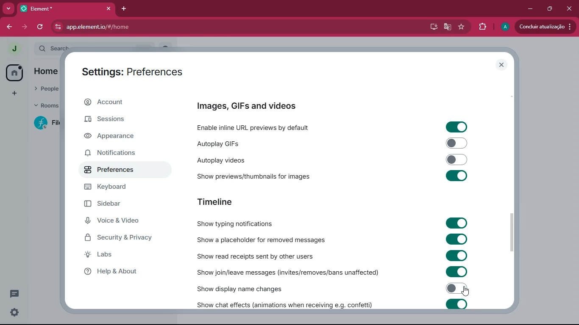 This screenshot has width=579, height=325. I want to click on show join / leave messages (invites/removes/bans unaffected), so click(287, 272).